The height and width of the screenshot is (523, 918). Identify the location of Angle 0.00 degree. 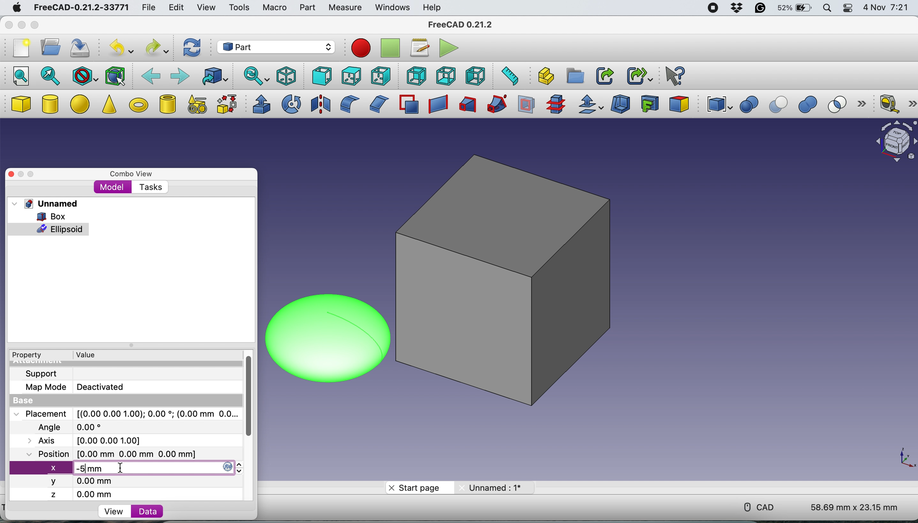
(68, 426).